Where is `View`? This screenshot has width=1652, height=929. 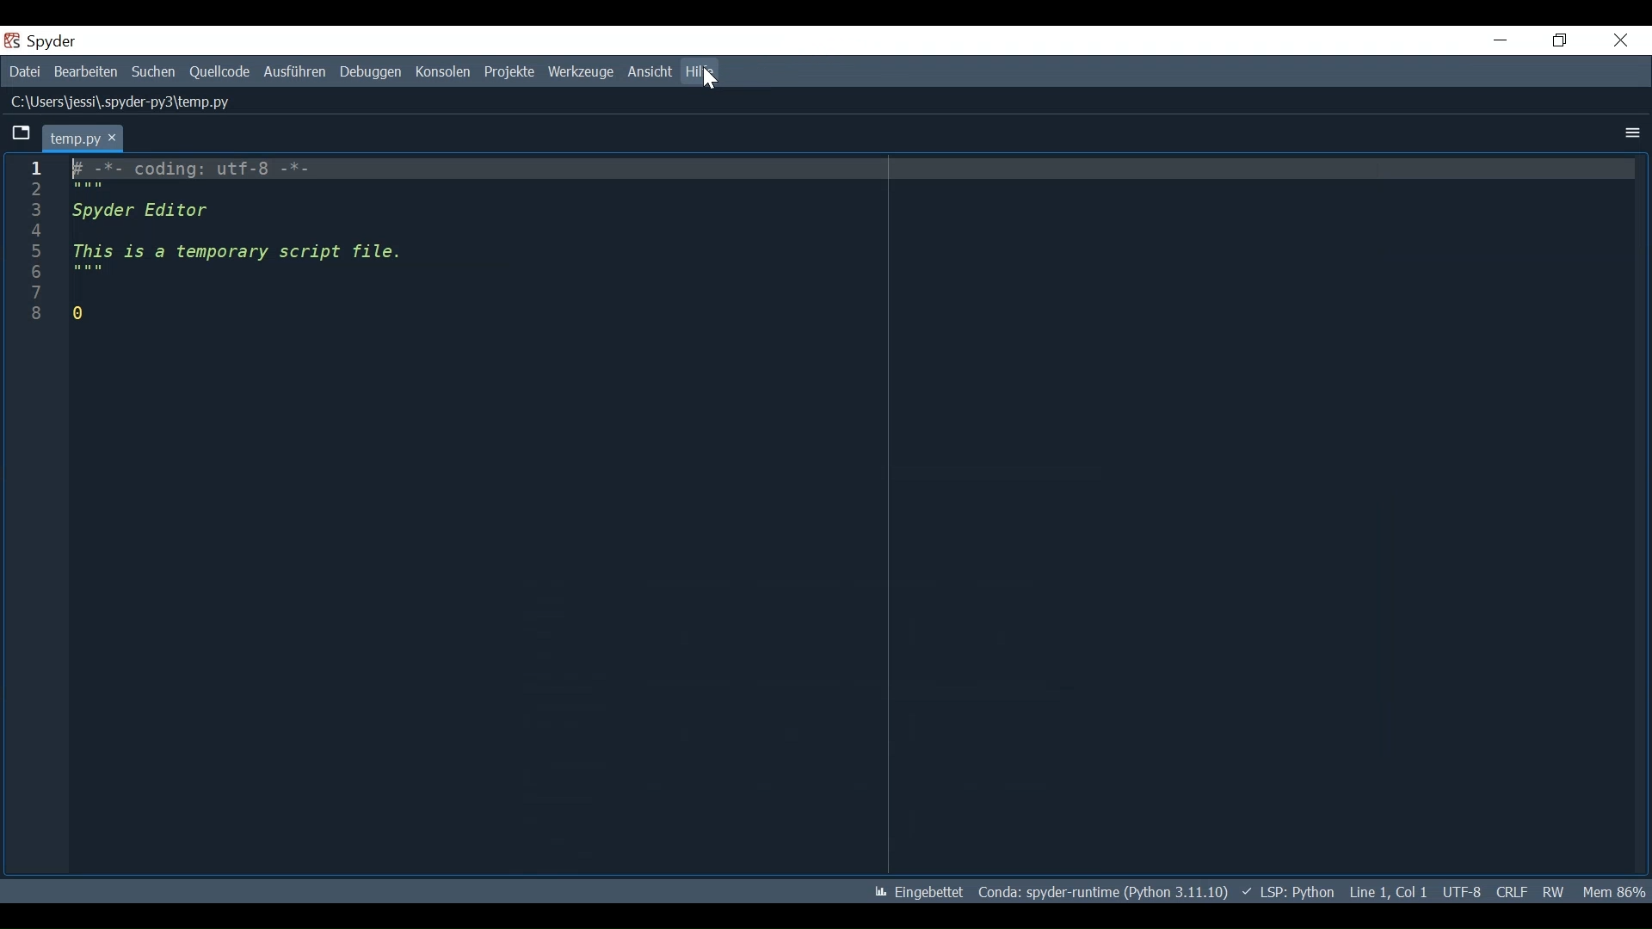 View is located at coordinates (649, 73).